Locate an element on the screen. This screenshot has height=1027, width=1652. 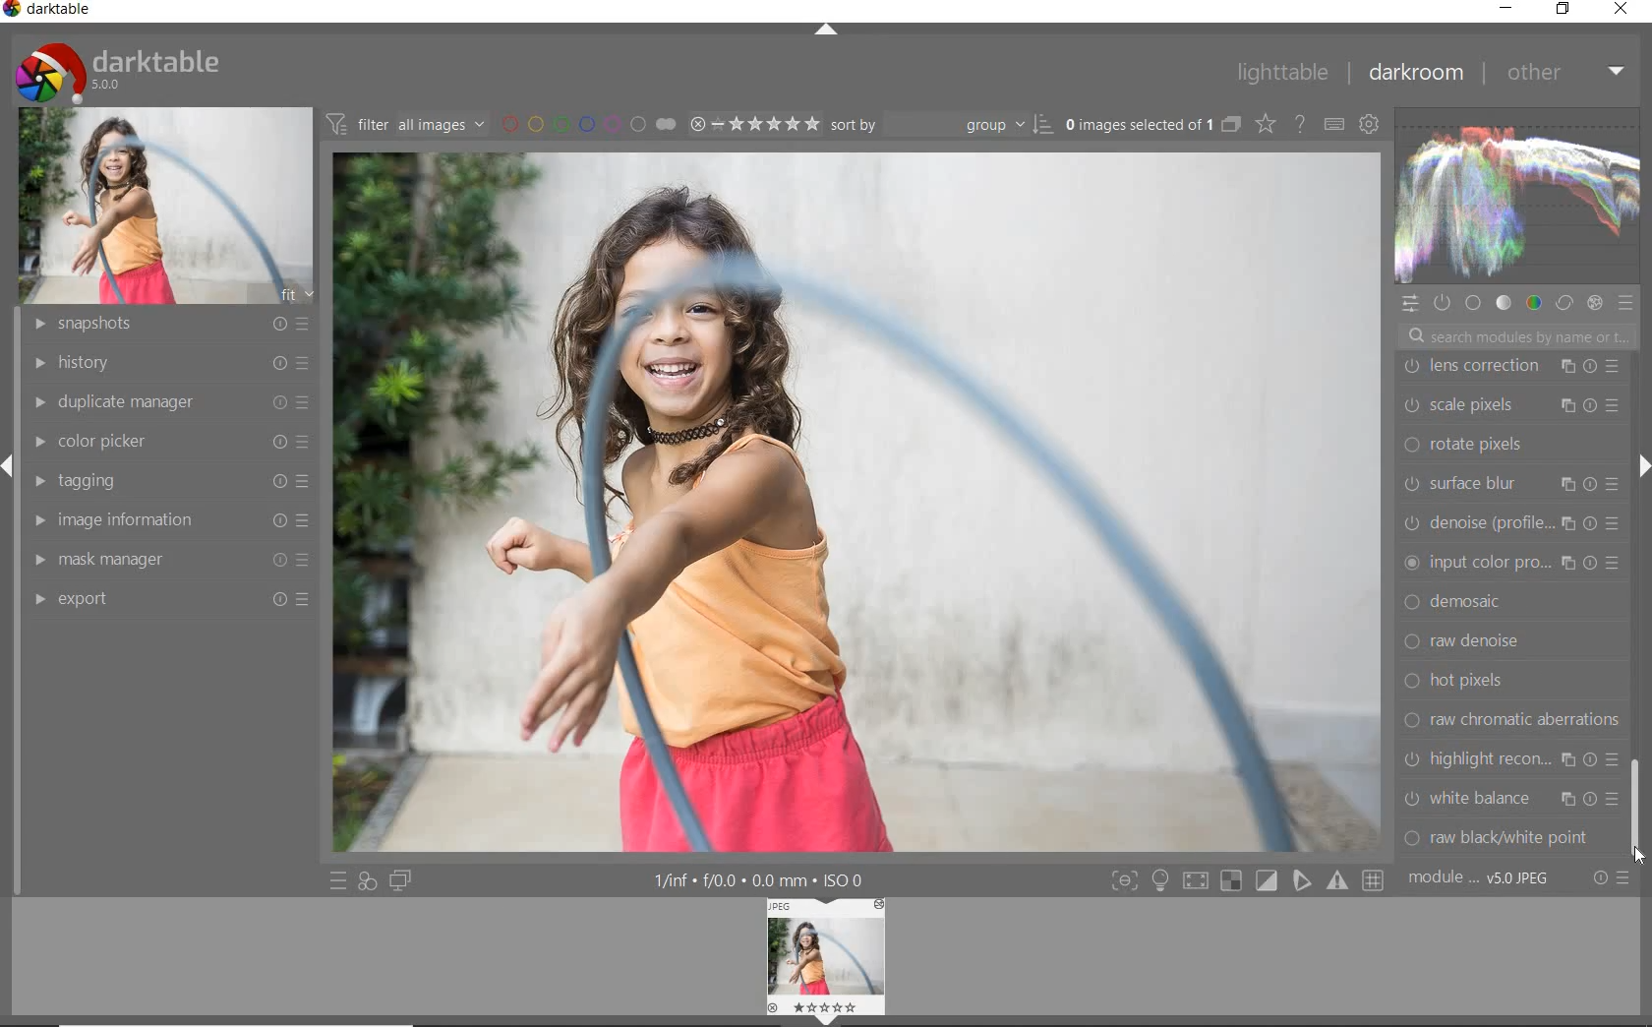
lowlight vision is located at coordinates (1511, 763).